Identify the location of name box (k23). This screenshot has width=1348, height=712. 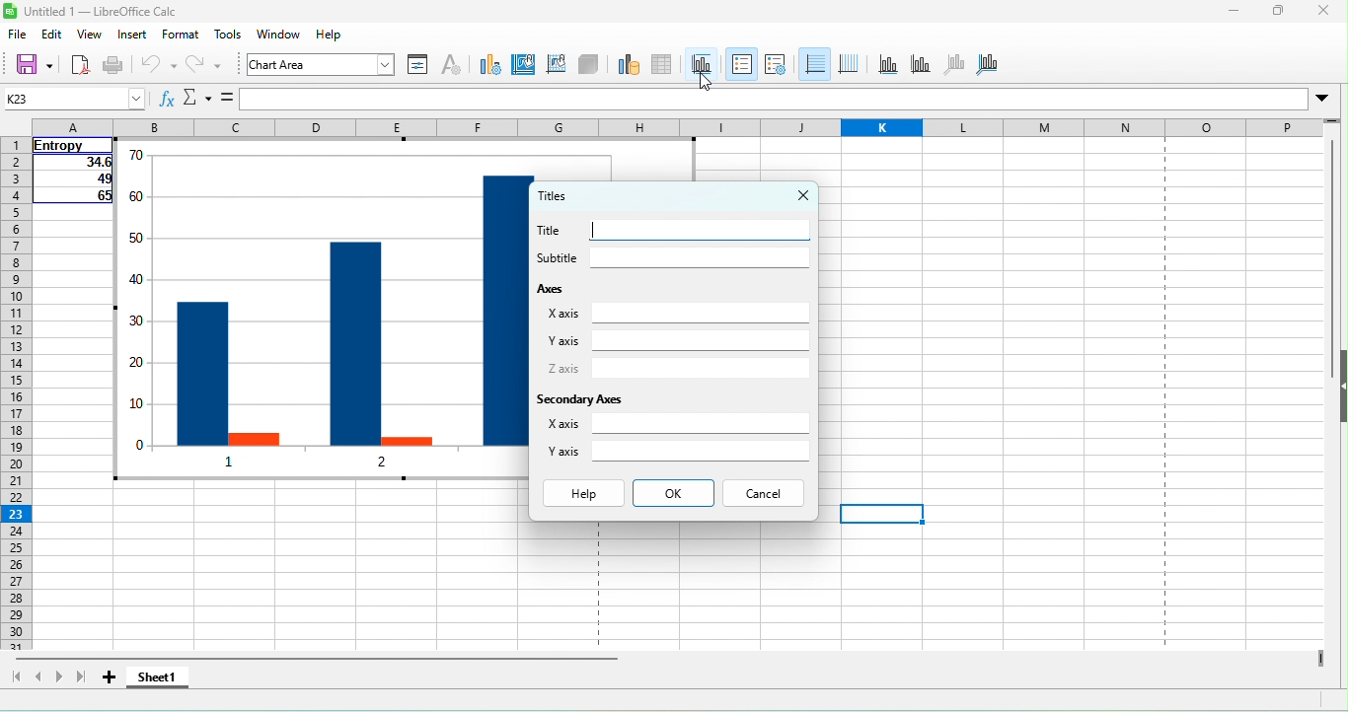
(73, 98).